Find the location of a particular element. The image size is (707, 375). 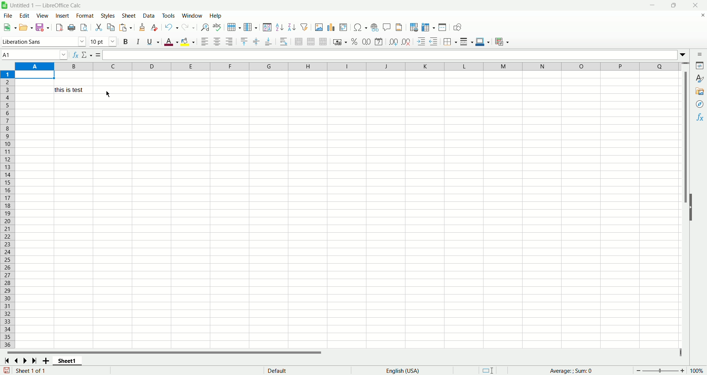

workbook is located at coordinates (348, 211).